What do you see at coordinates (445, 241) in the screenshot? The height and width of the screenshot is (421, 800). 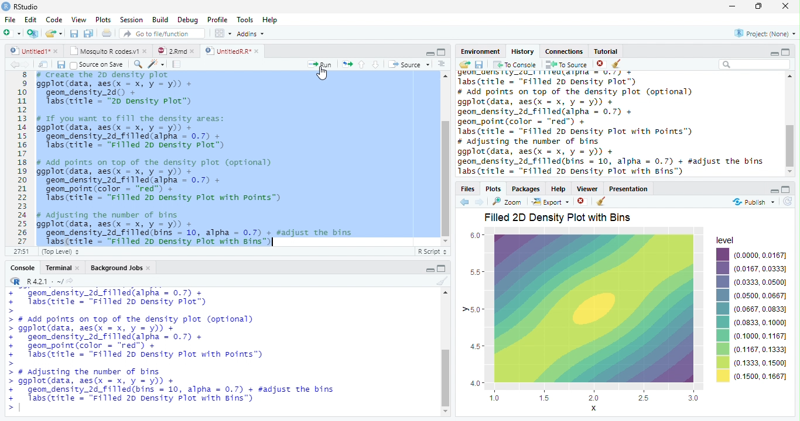 I see `Scrollbar down` at bounding box center [445, 241].